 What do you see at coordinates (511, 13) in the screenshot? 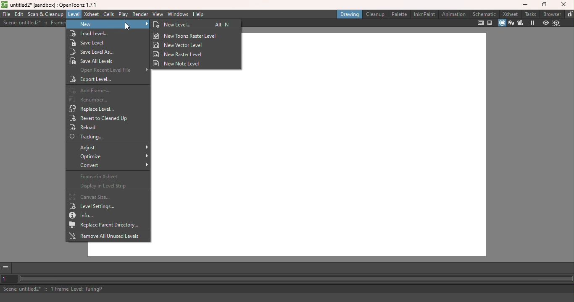
I see `Xsheet` at bounding box center [511, 13].